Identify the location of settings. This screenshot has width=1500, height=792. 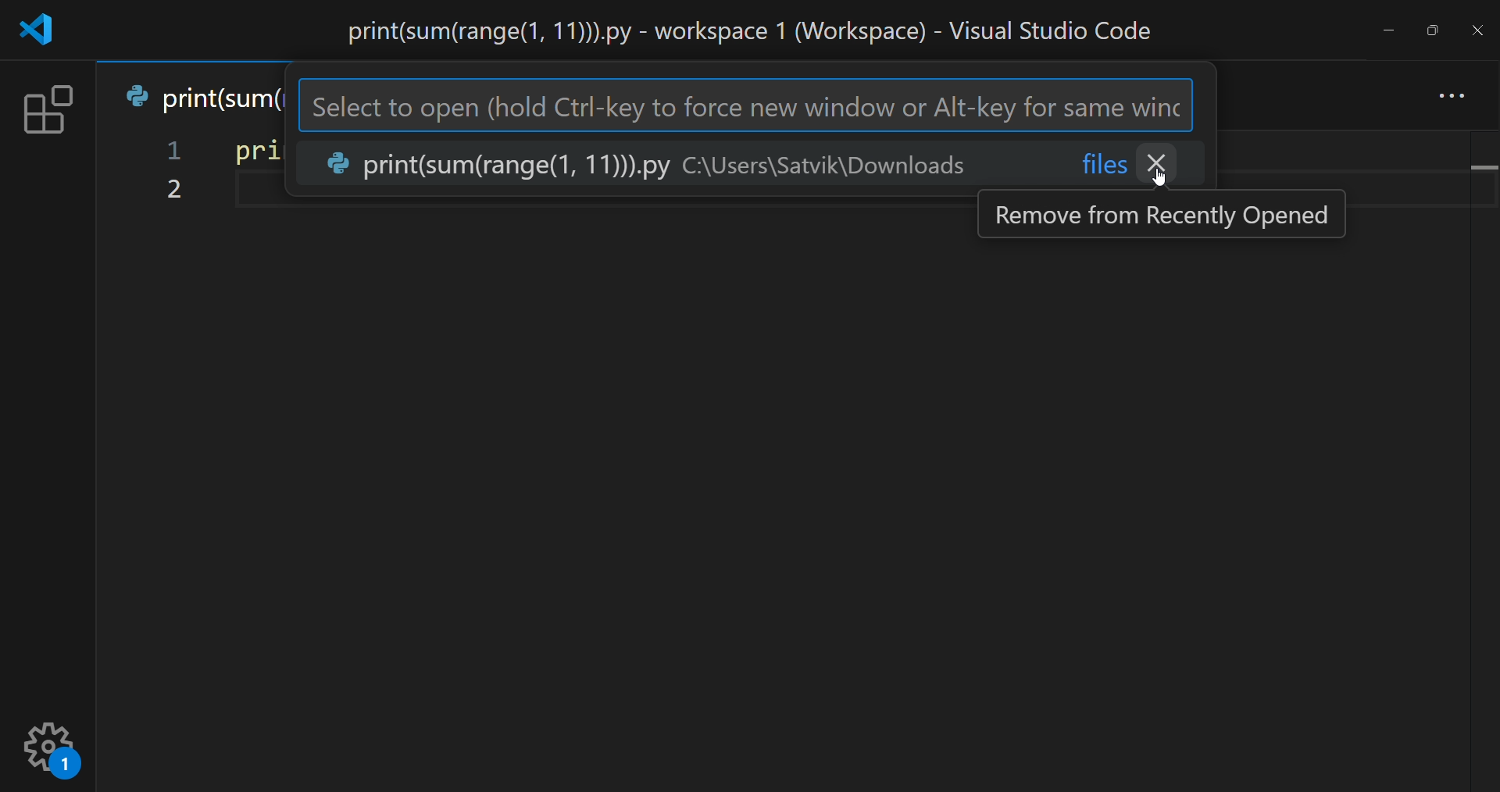
(52, 744).